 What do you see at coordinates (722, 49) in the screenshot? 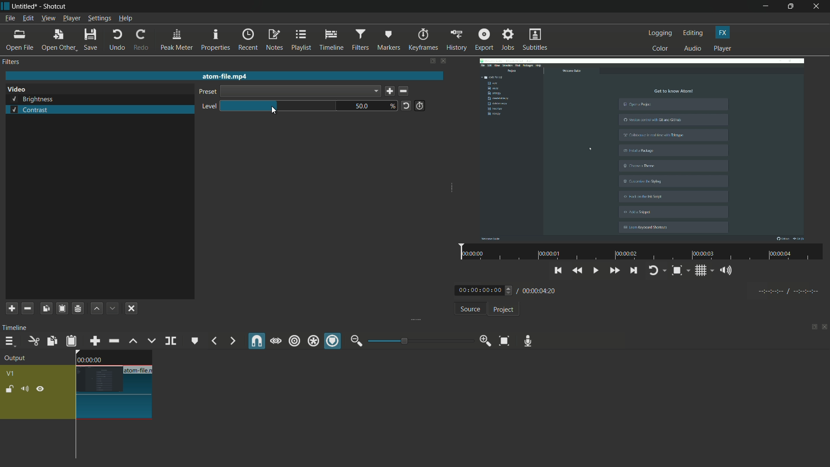
I see `player` at bounding box center [722, 49].